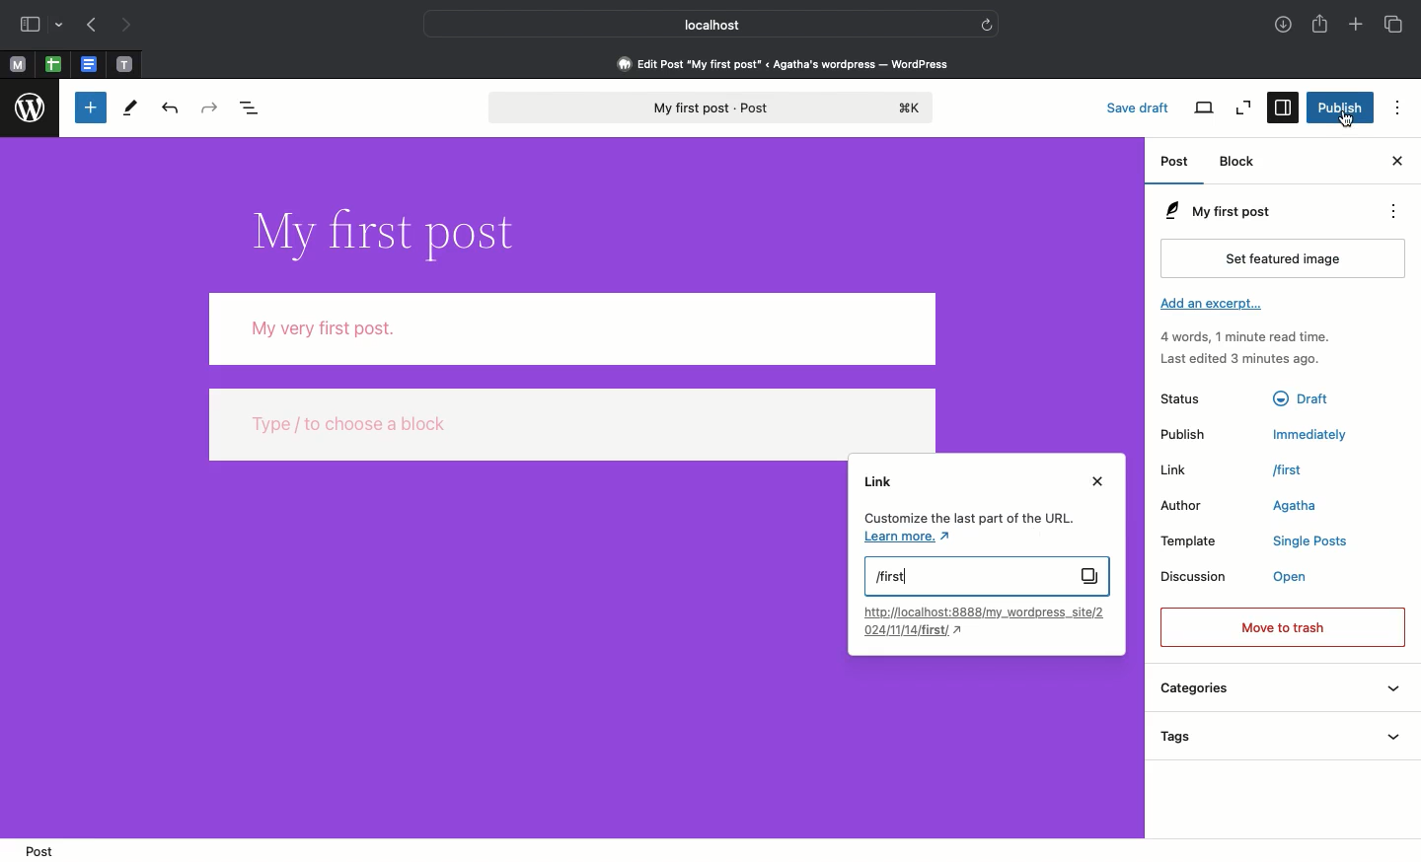  I want to click on Redo, so click(207, 108).